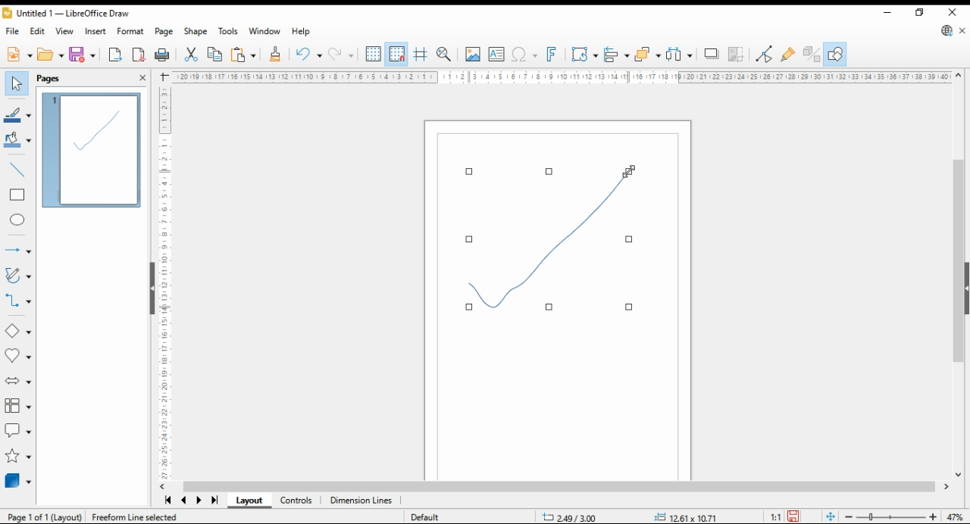  Describe the element at coordinates (216, 54) in the screenshot. I see `copy` at that location.